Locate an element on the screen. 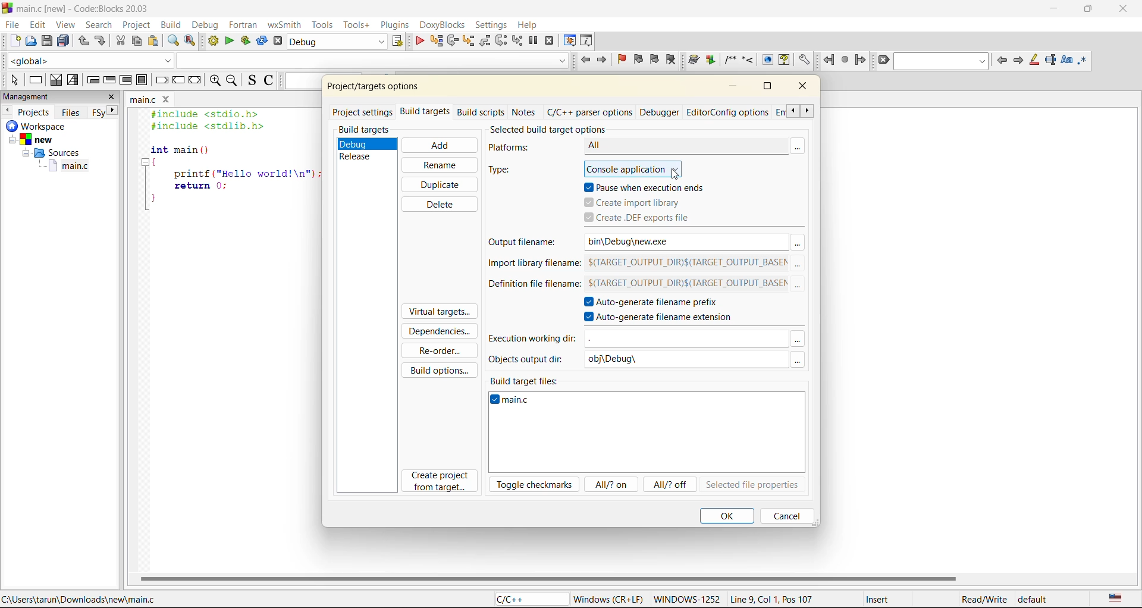 The width and height of the screenshot is (1142, 608). Insert a line comment at the current cursor position is located at coordinates (747, 59).